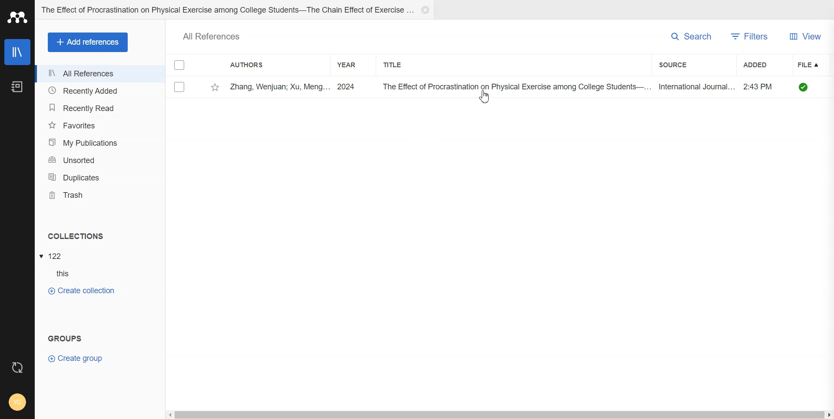 The height and width of the screenshot is (419, 834). I want to click on Library, so click(17, 52).